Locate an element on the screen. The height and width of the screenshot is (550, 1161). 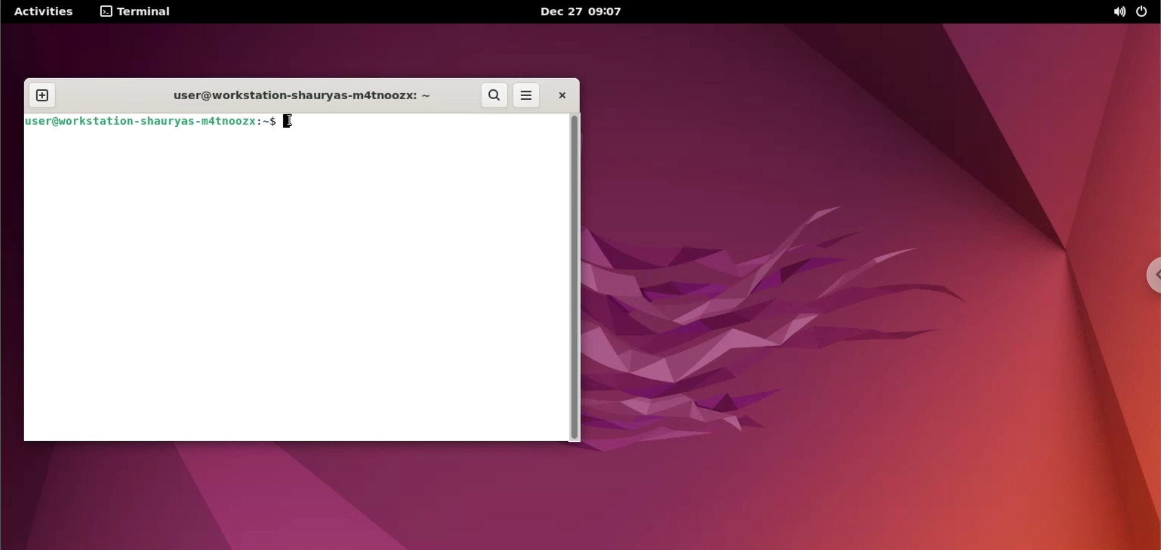
terminal is located at coordinates (136, 11).